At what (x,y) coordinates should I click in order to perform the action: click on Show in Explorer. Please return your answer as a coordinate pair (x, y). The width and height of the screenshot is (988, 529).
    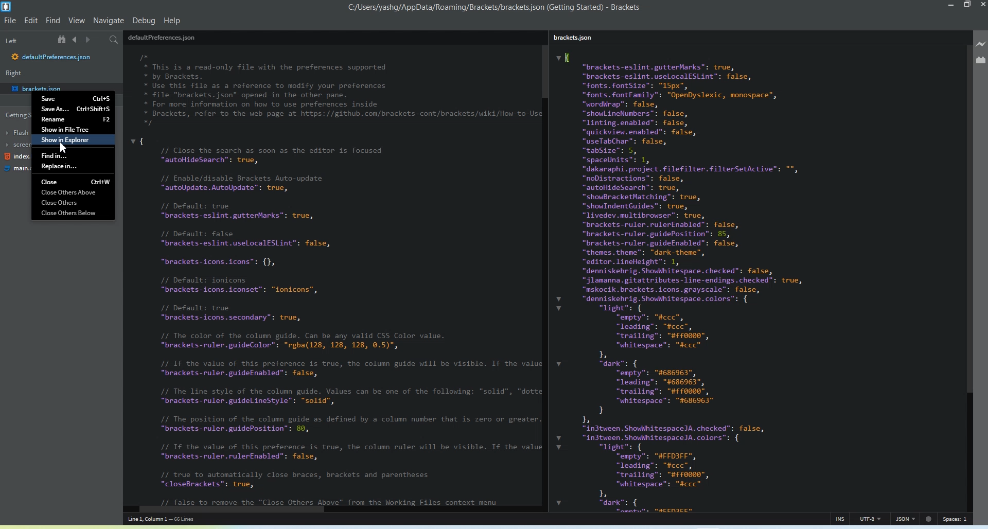
    Looking at the image, I should click on (73, 139).